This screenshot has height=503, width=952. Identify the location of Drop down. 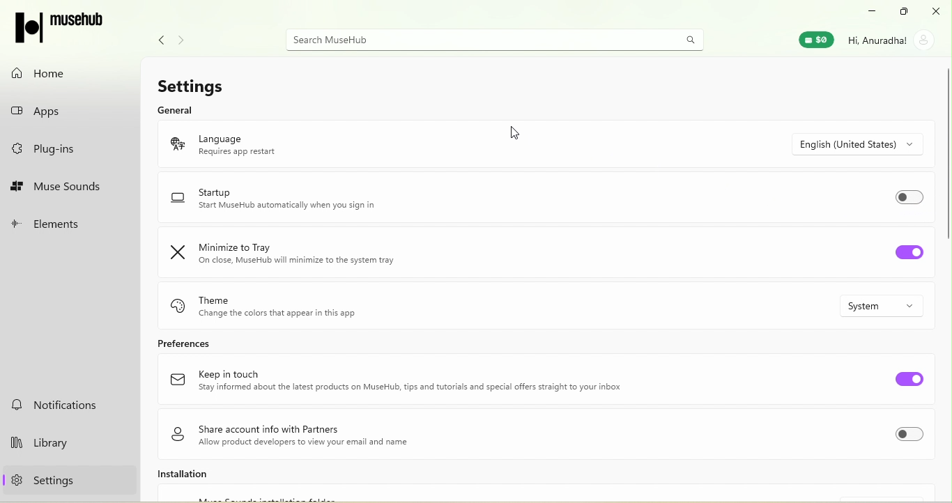
(868, 144).